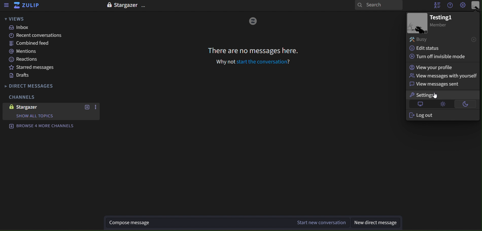 The height and width of the screenshot is (231, 482). Describe the element at coordinates (442, 17) in the screenshot. I see `testing1` at that location.